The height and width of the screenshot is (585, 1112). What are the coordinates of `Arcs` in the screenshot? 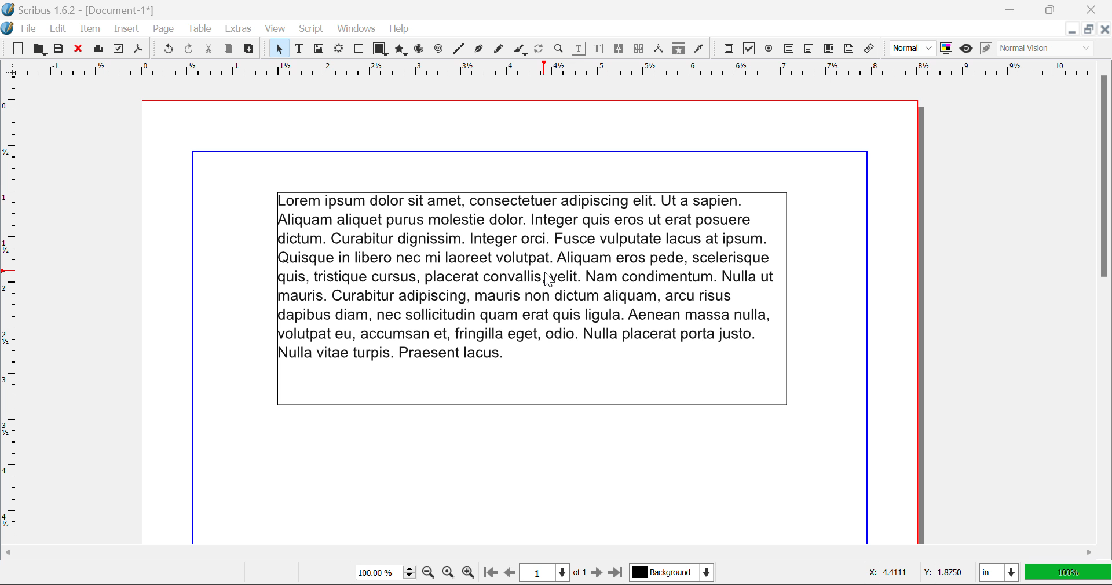 It's located at (420, 52).